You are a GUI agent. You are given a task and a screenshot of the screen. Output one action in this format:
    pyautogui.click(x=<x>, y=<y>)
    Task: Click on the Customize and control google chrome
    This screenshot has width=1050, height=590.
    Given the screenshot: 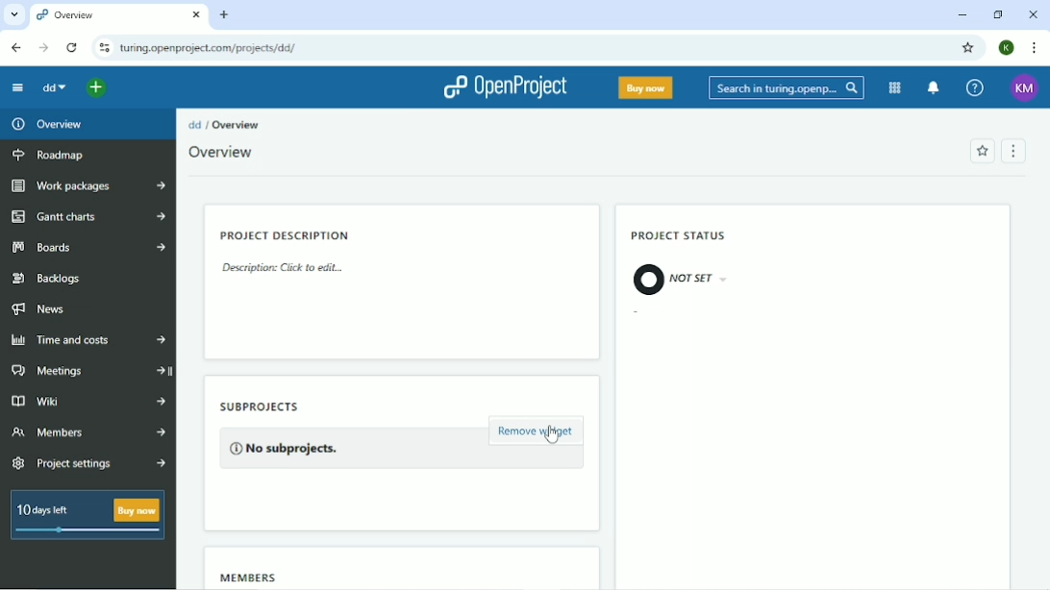 What is the action you would take?
    pyautogui.click(x=1033, y=49)
    